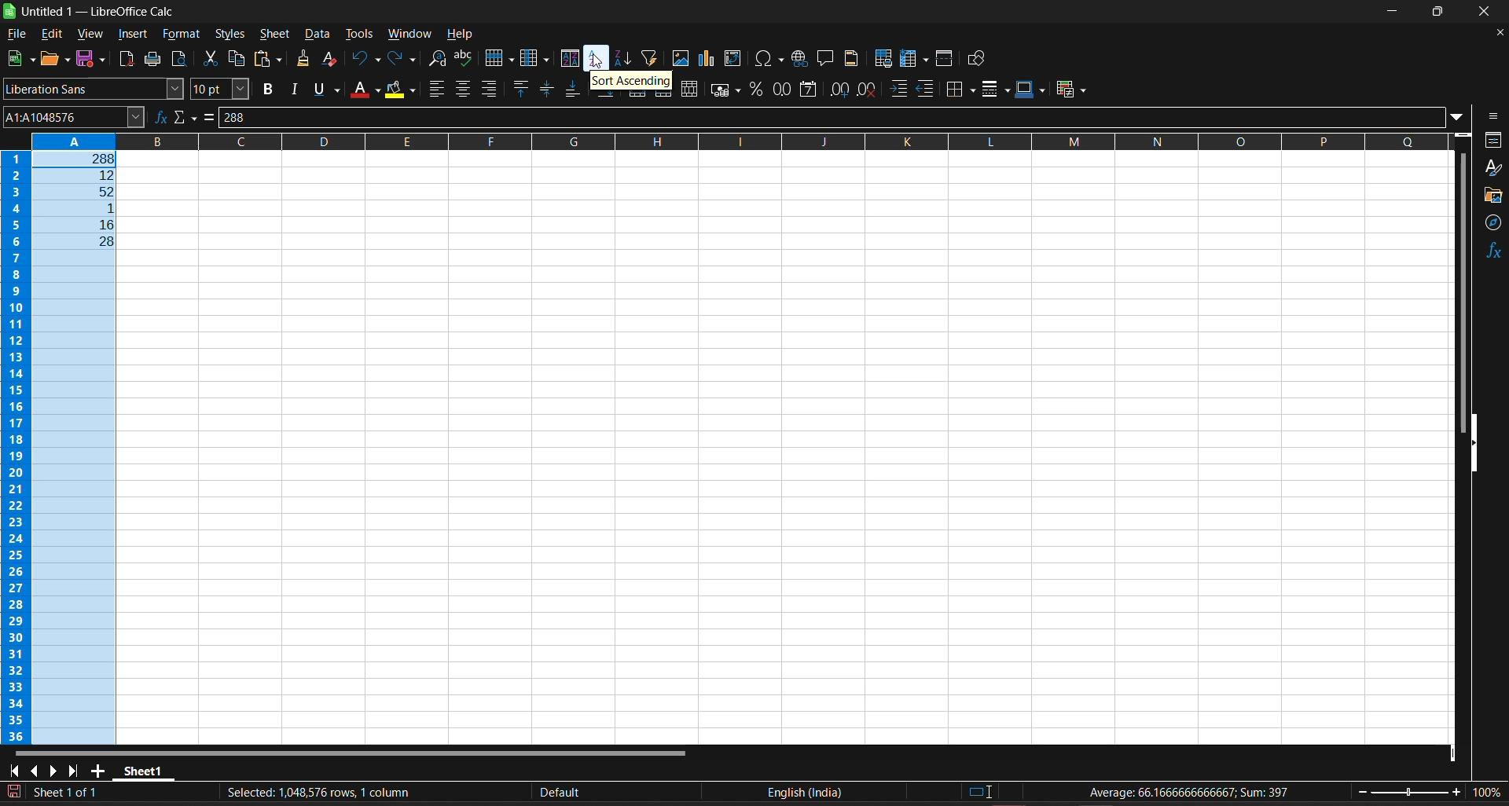  Describe the element at coordinates (995, 89) in the screenshot. I see `border style` at that location.